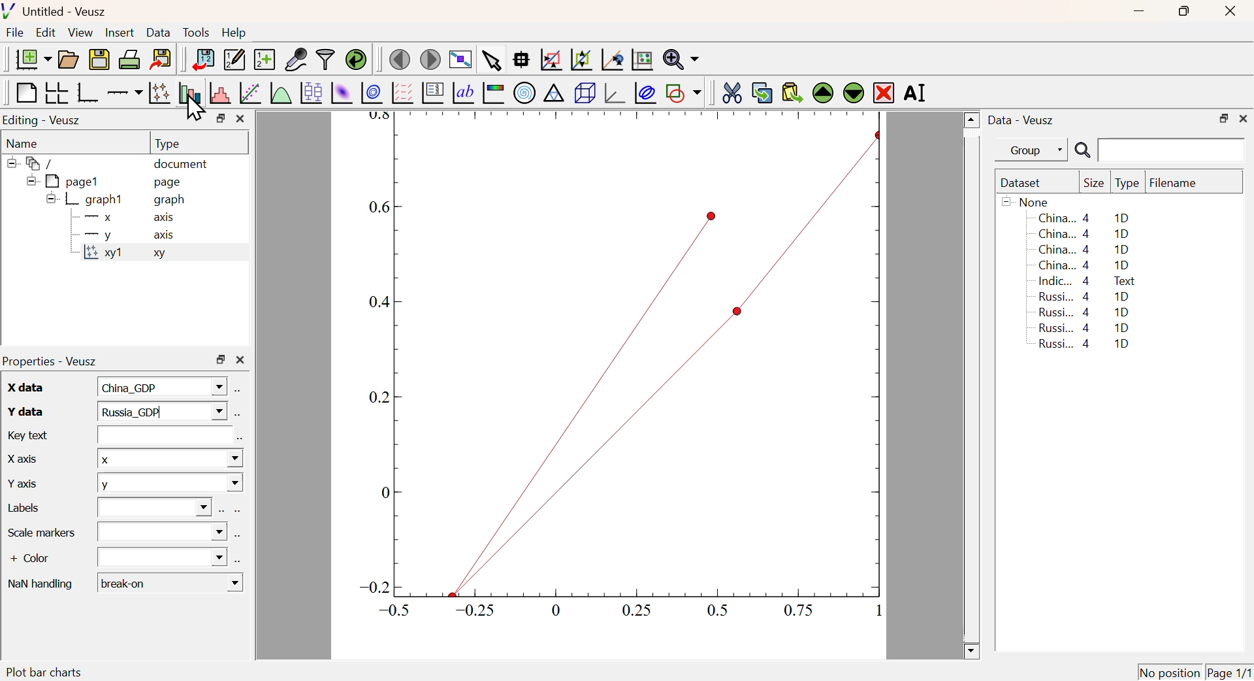 The height and width of the screenshot is (681, 1254). Describe the element at coordinates (1086, 296) in the screenshot. I see `Russi... 4 1D` at that location.